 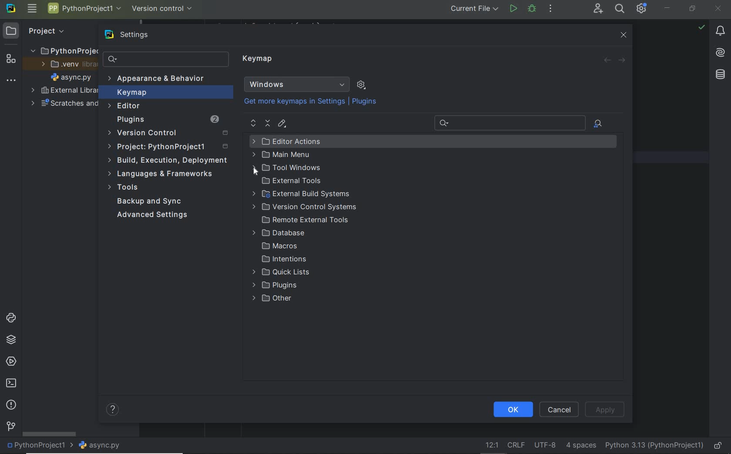 What do you see at coordinates (48, 434) in the screenshot?
I see `scrollbar` at bounding box center [48, 434].